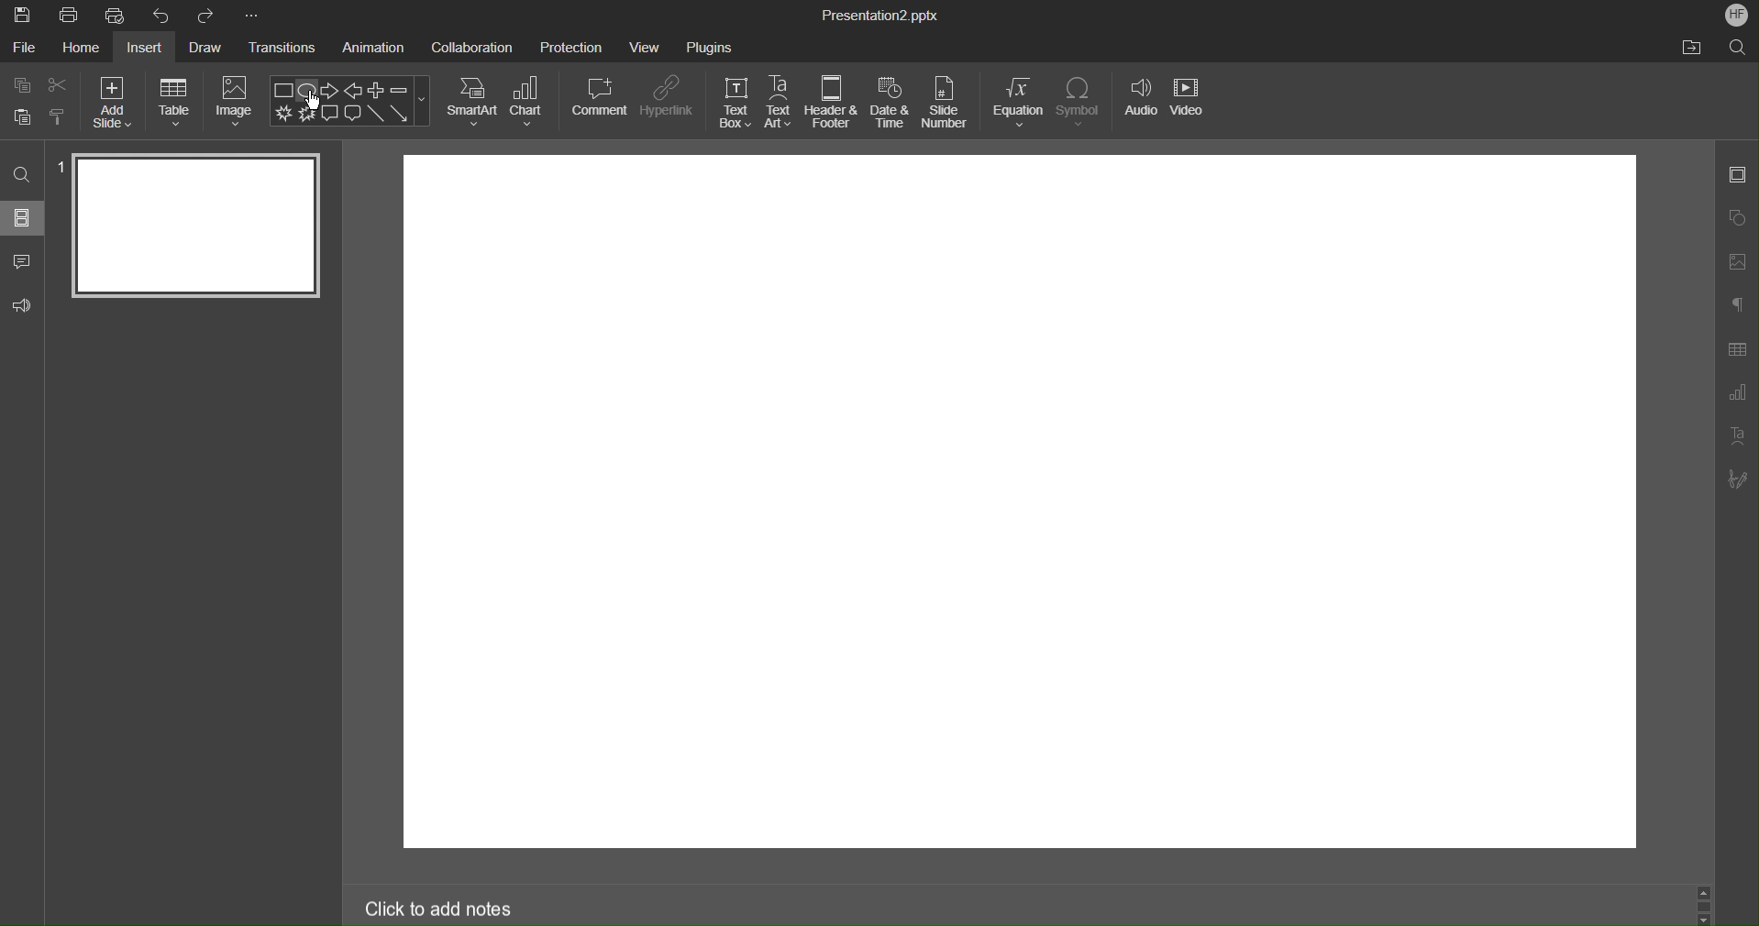 The width and height of the screenshot is (1759, 926). Describe the element at coordinates (472, 46) in the screenshot. I see `Collaboration` at that location.